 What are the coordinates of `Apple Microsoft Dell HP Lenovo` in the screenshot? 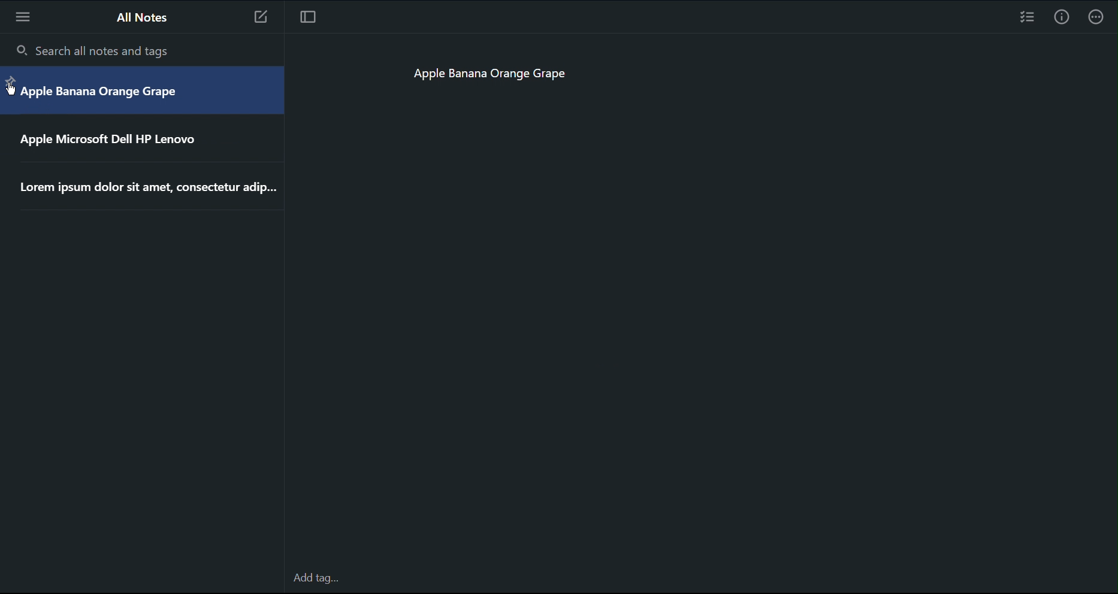 It's located at (113, 139).